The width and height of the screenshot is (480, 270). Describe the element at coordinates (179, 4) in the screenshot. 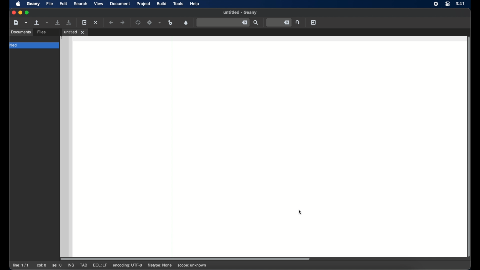

I see `tools` at that location.